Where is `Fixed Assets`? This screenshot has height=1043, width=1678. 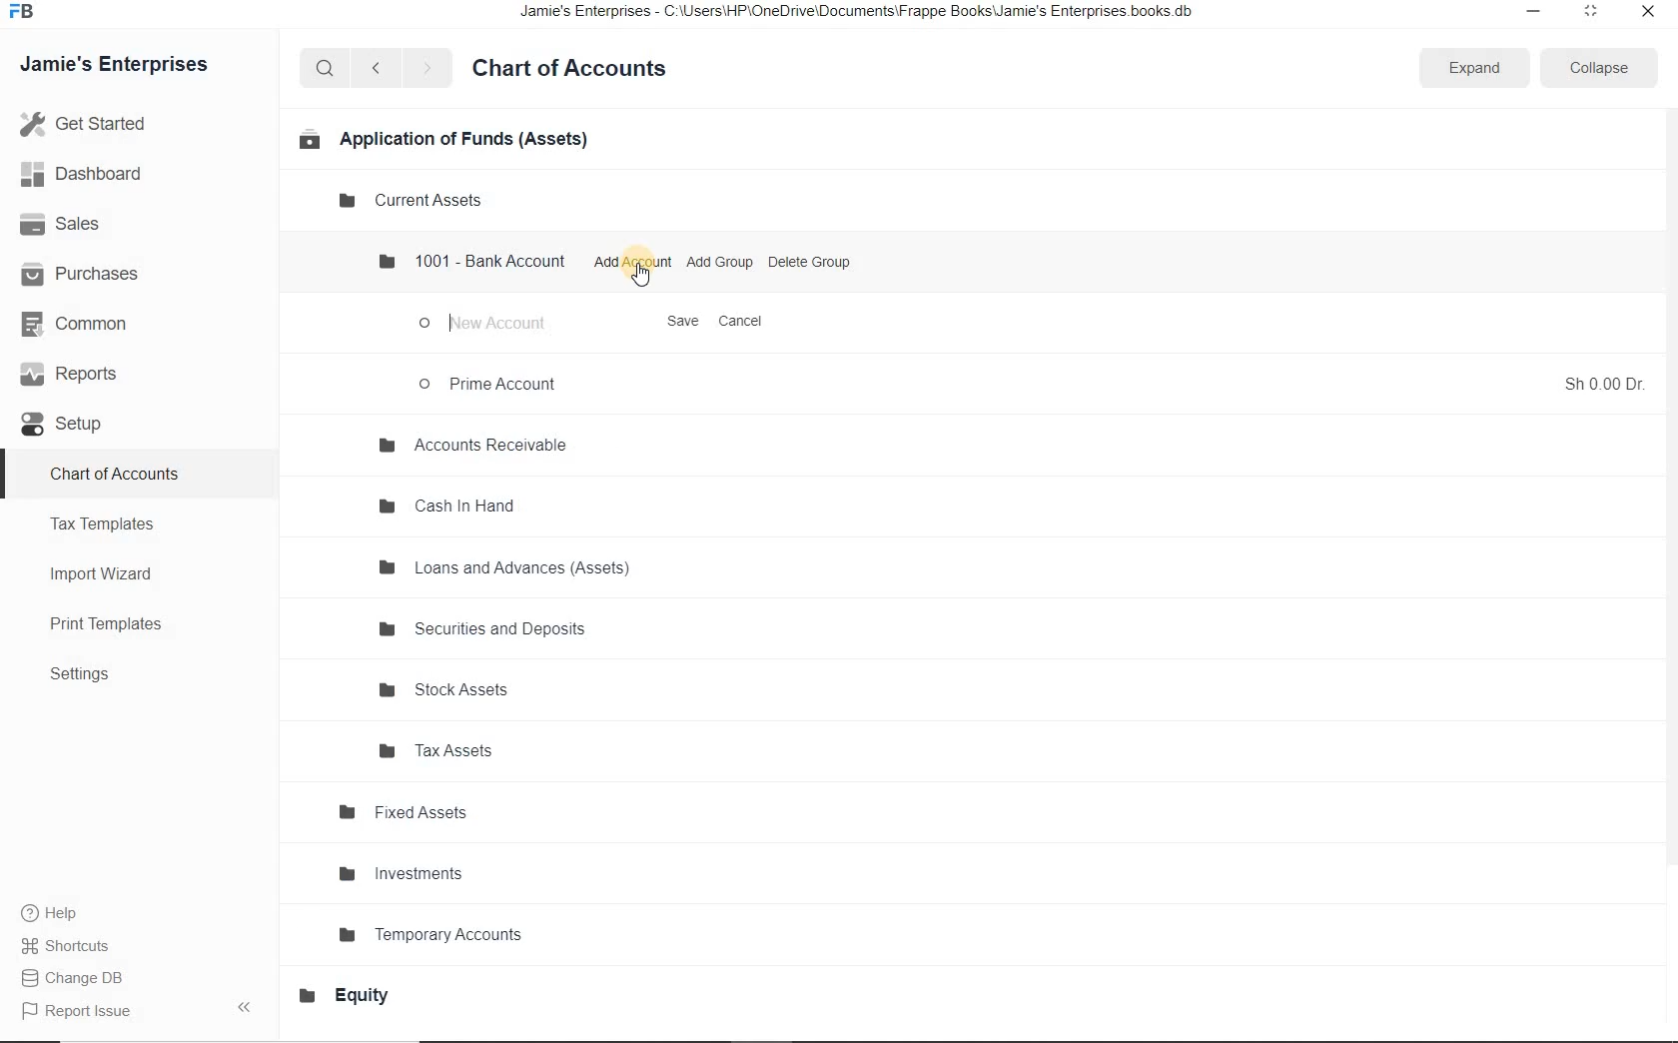 Fixed Assets is located at coordinates (405, 813).